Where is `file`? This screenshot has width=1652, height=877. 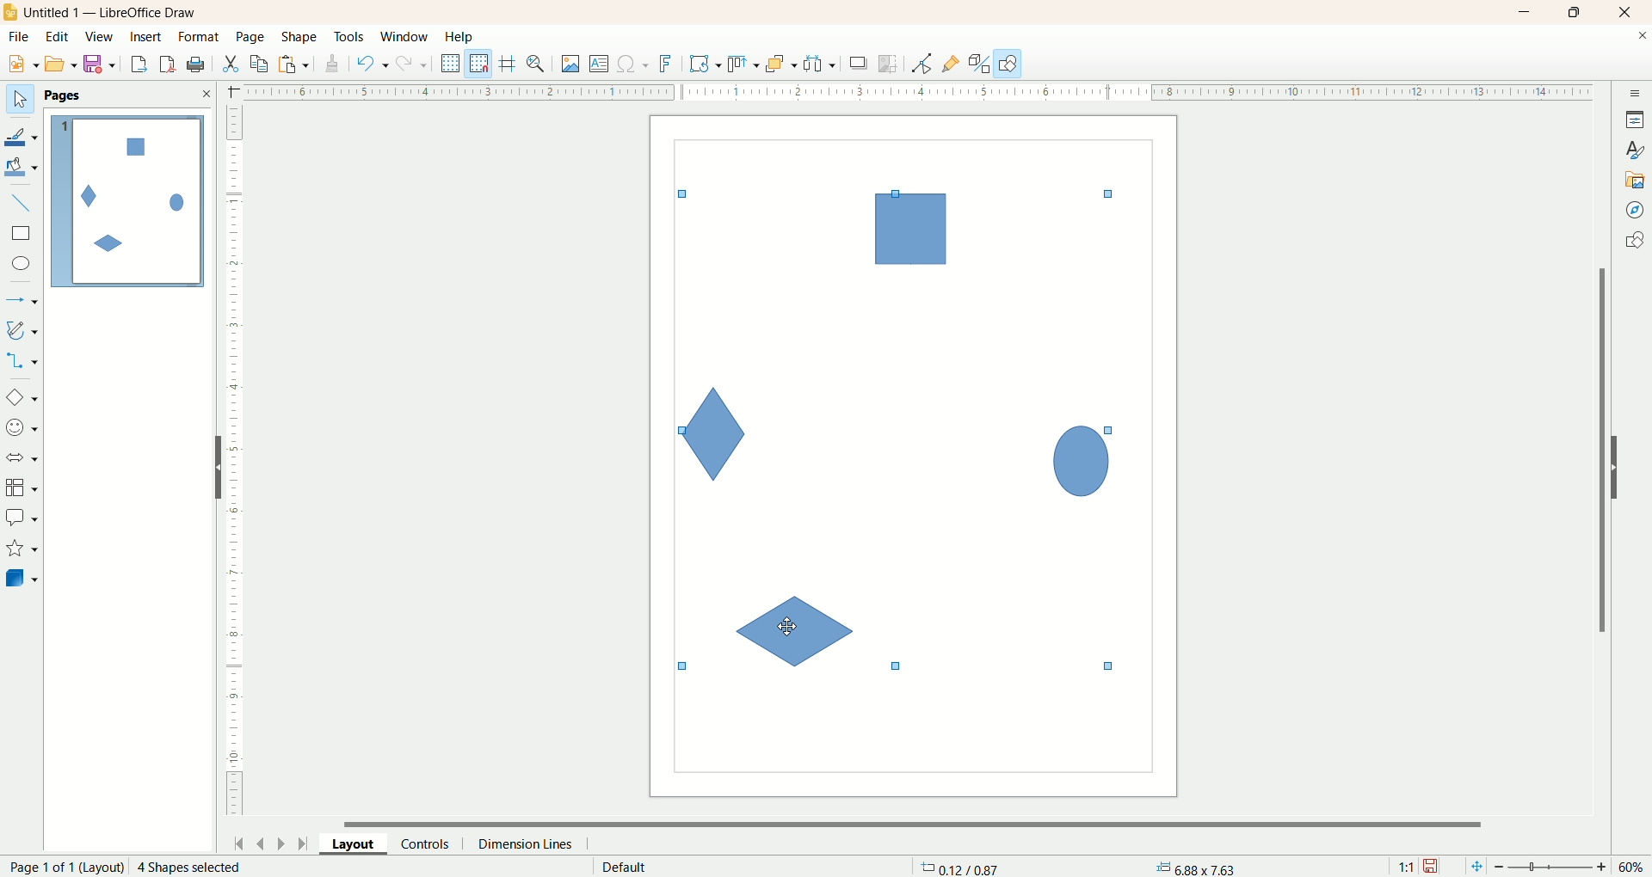
file is located at coordinates (22, 37).